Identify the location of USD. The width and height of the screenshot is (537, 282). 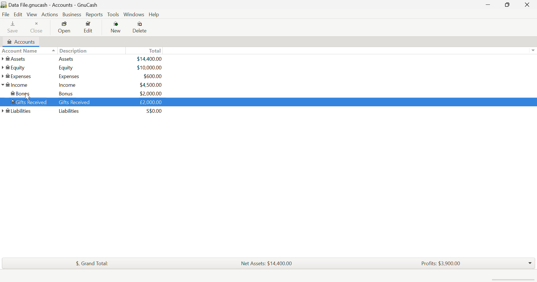
(150, 93).